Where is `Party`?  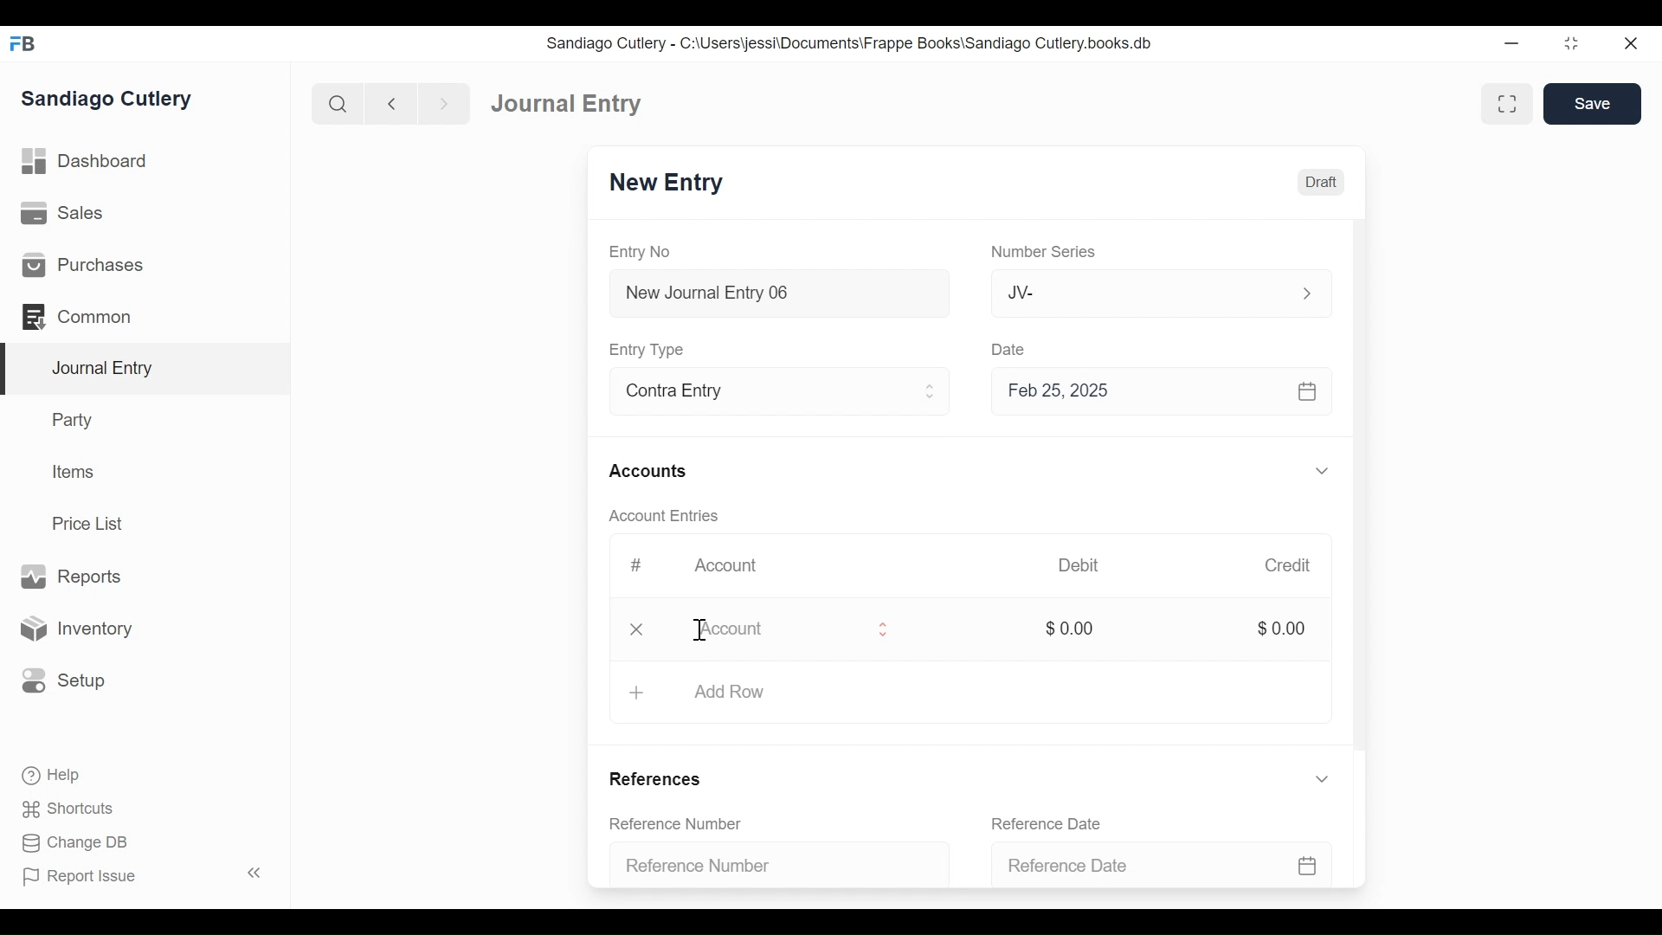 Party is located at coordinates (76, 419).